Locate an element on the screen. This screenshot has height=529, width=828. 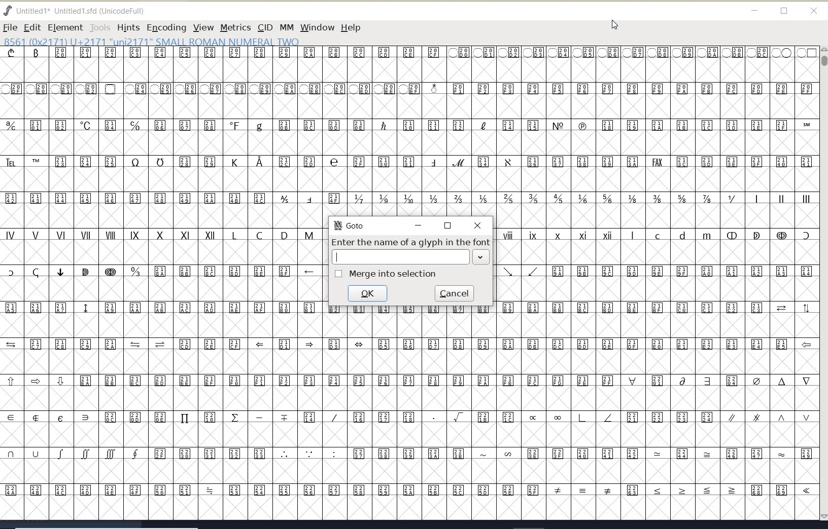
VIEW is located at coordinates (202, 27).